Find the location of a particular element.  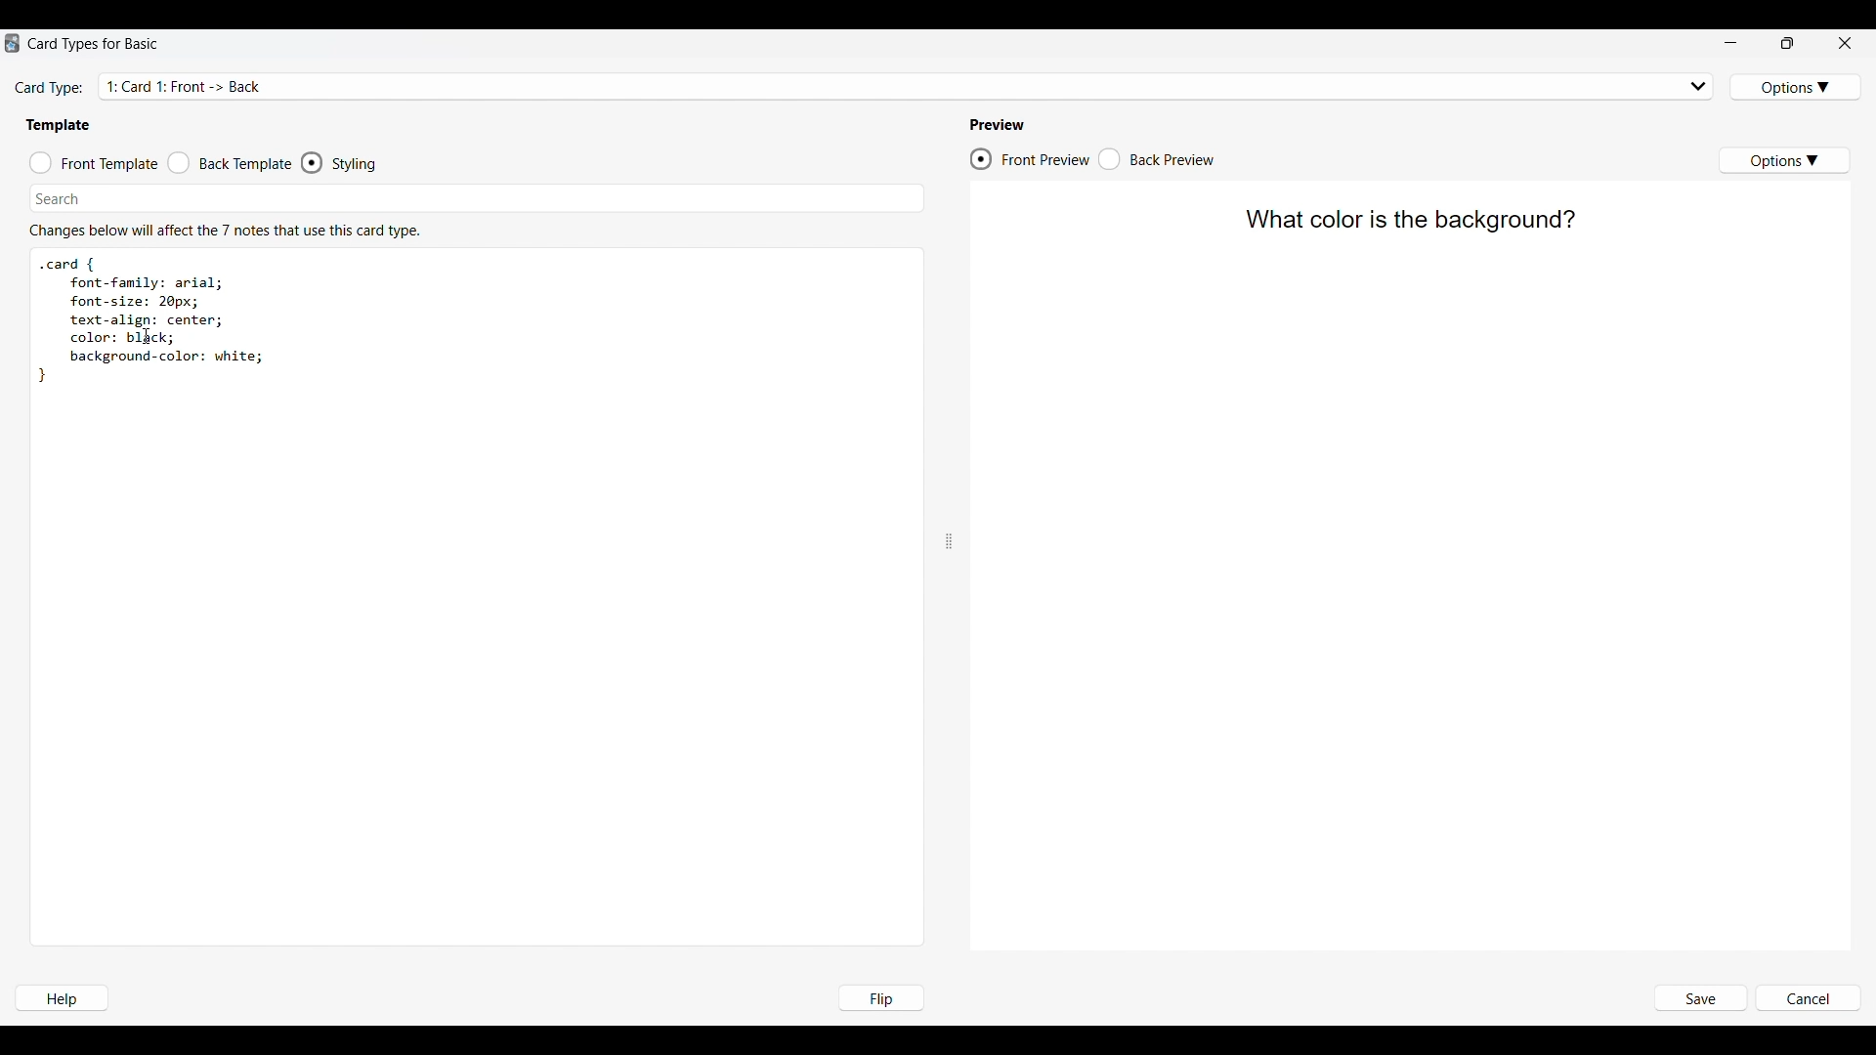

HTML text in card Styling is located at coordinates (150, 319).